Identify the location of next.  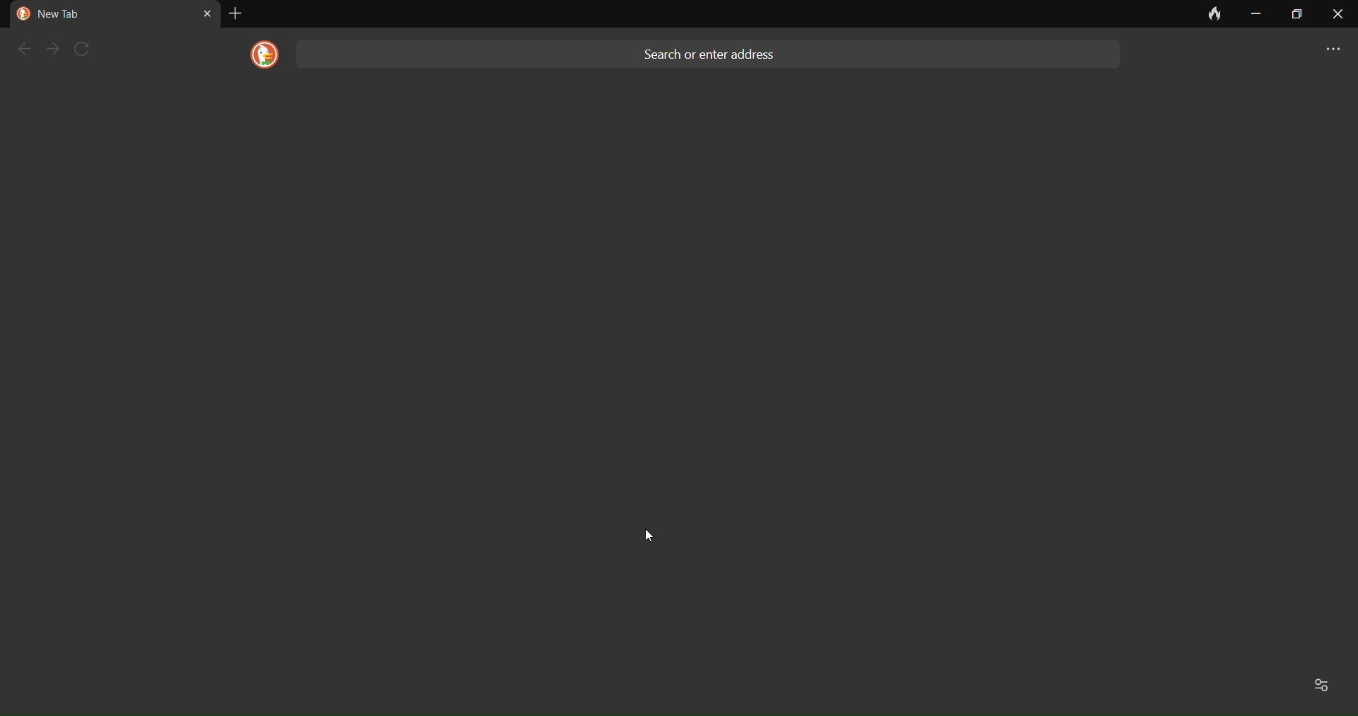
(54, 49).